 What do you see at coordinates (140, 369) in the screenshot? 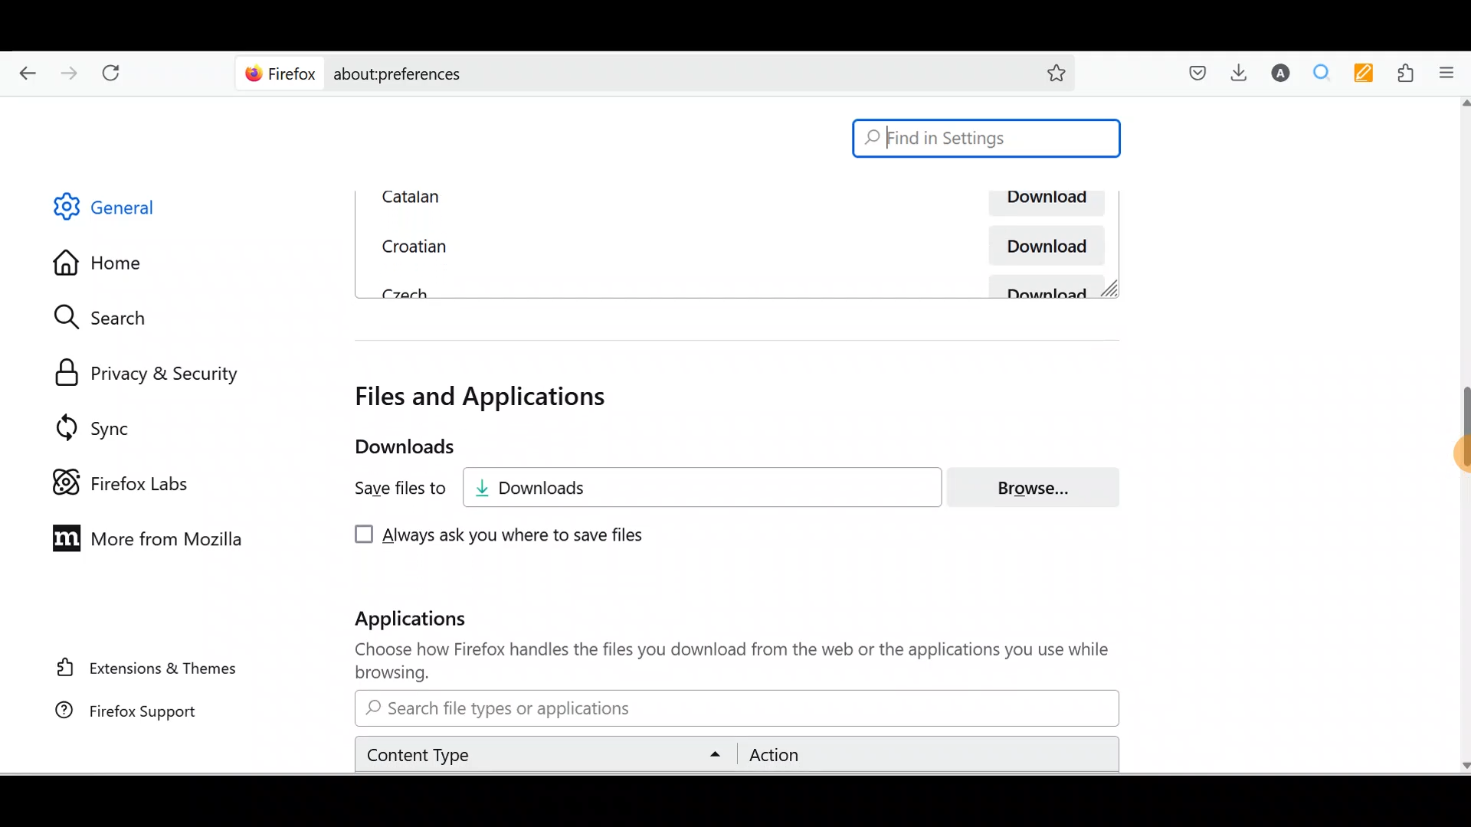
I see `Privacy and security settings` at bounding box center [140, 369].